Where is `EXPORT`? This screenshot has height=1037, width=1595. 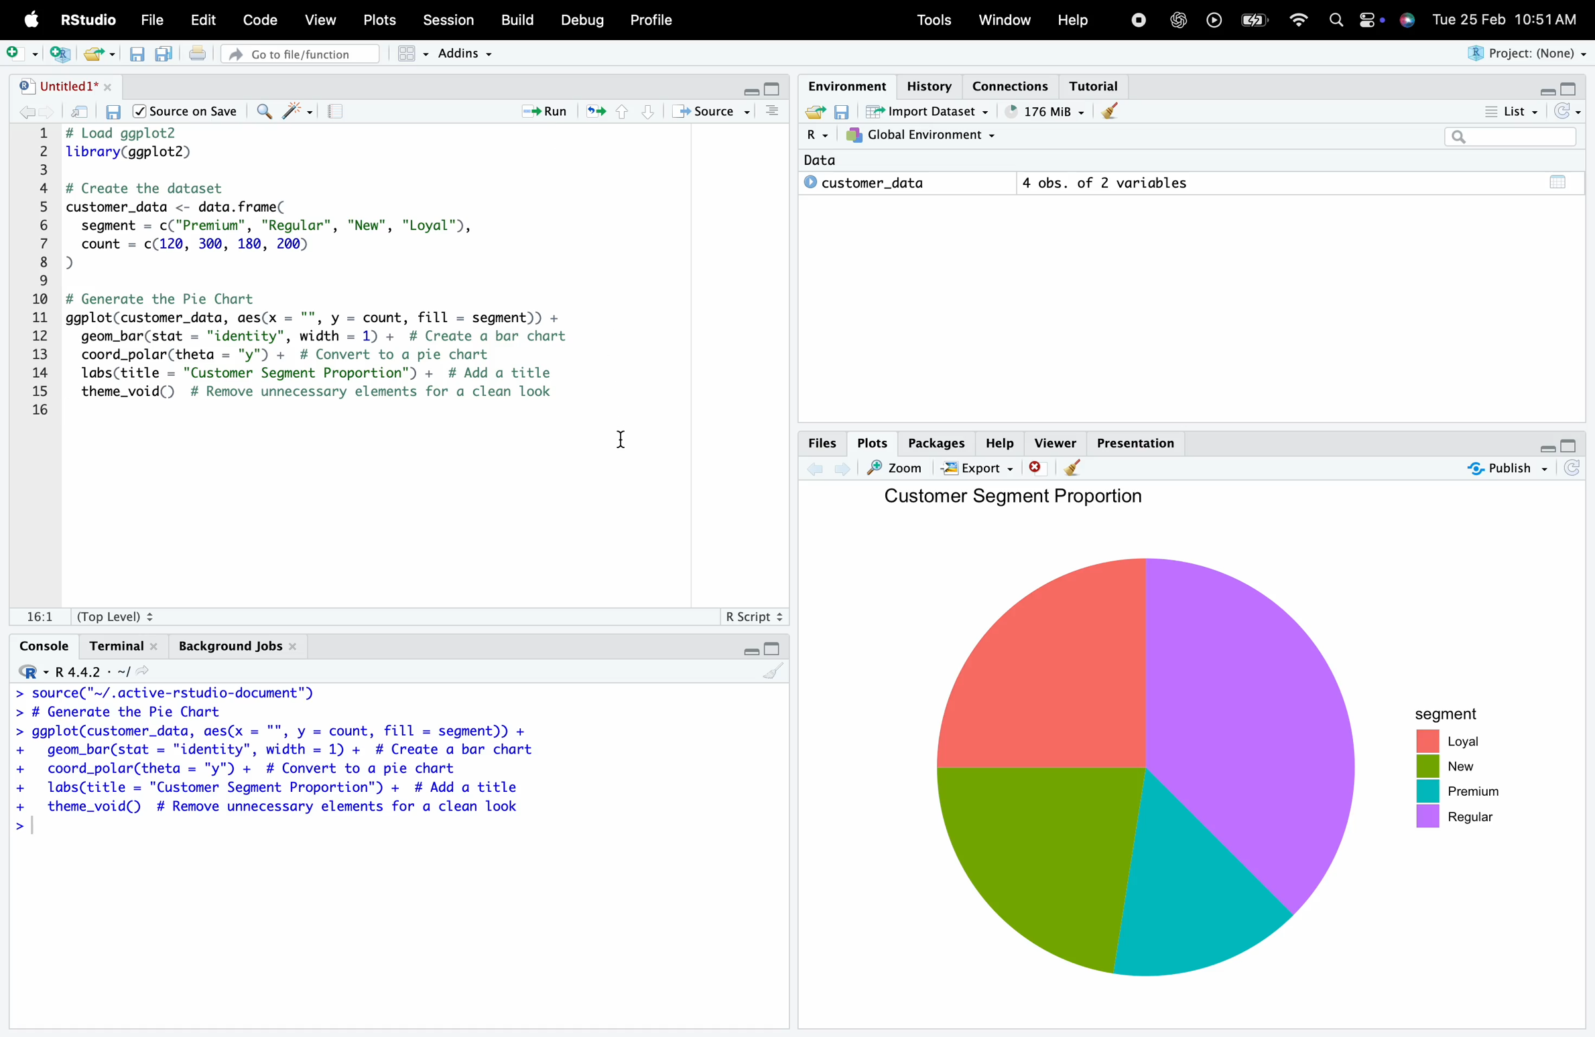 EXPORT is located at coordinates (978, 468).